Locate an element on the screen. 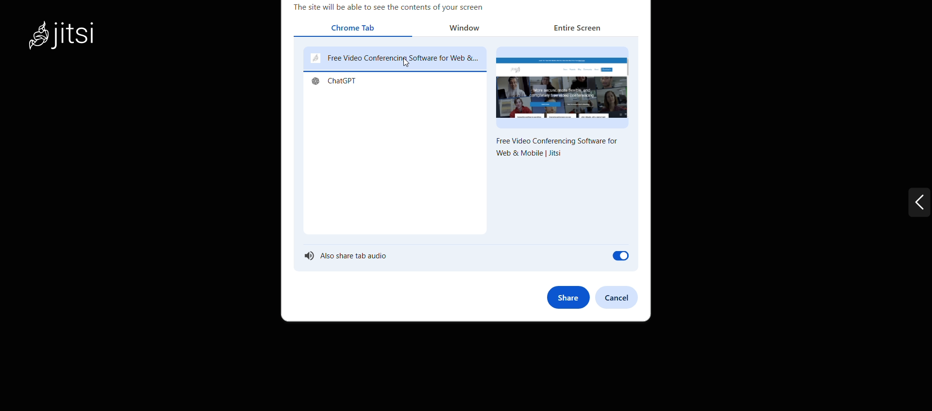 The height and width of the screenshot is (411, 932). Free Video Conferencing Software for Web &.. is located at coordinates (394, 58).